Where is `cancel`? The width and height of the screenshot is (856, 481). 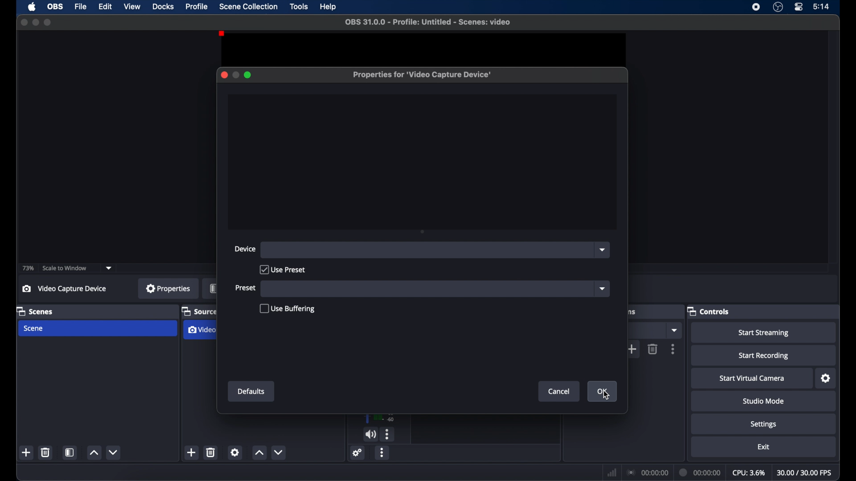
cancel is located at coordinates (560, 391).